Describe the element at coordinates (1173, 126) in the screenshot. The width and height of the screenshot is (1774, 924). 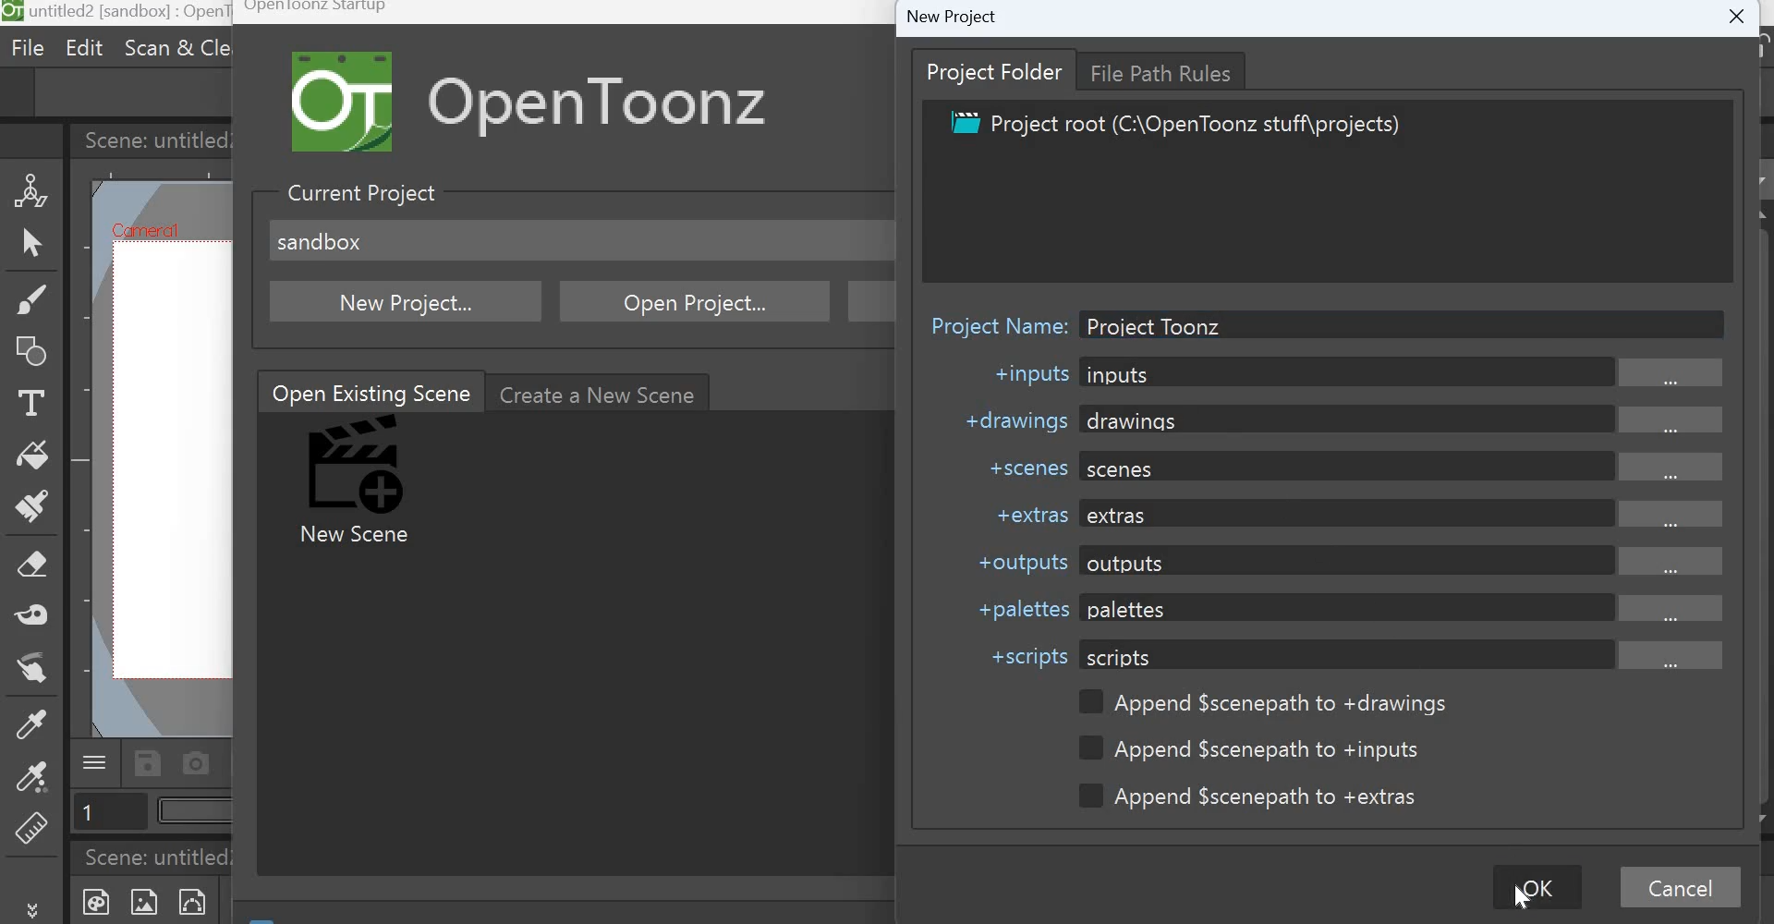
I see `Project root (C:\OpenToonz stuff\projects` at that location.